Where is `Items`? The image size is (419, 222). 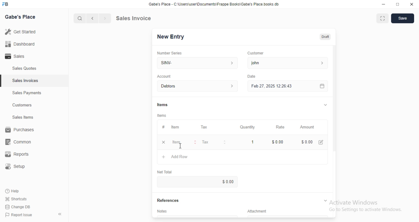 Items is located at coordinates (162, 115).